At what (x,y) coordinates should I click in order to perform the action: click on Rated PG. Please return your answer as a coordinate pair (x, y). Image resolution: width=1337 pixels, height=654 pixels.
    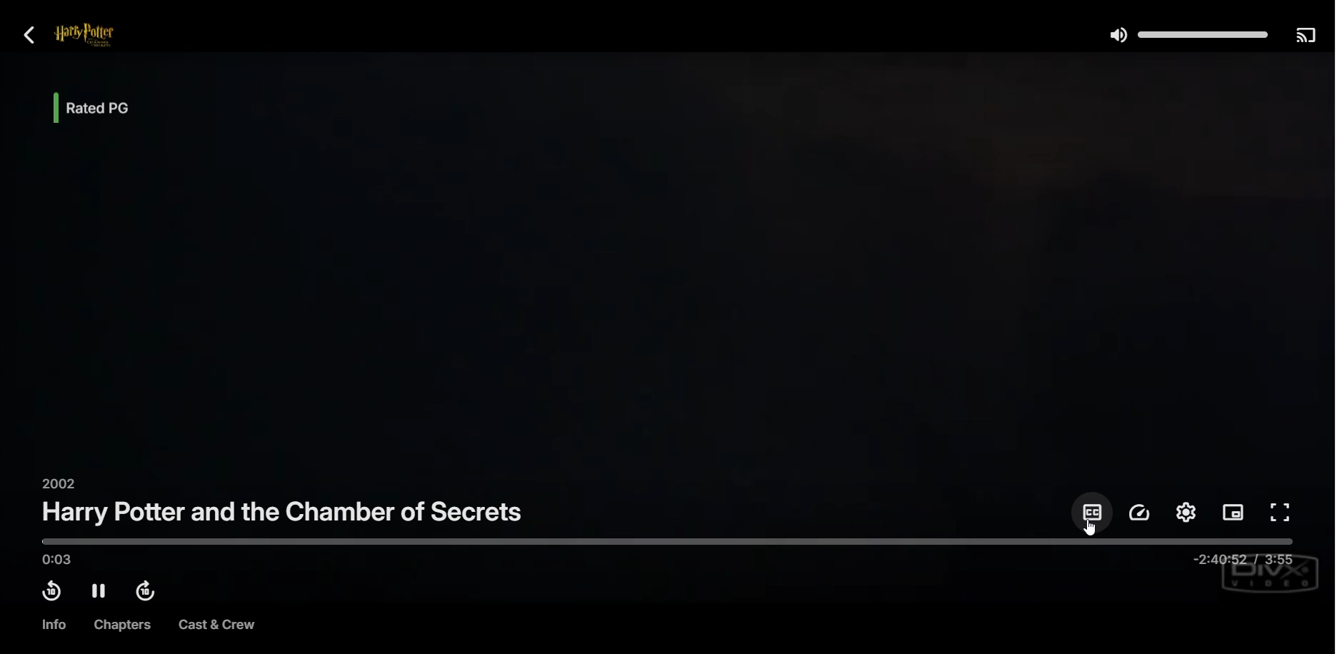
    Looking at the image, I should click on (106, 107).